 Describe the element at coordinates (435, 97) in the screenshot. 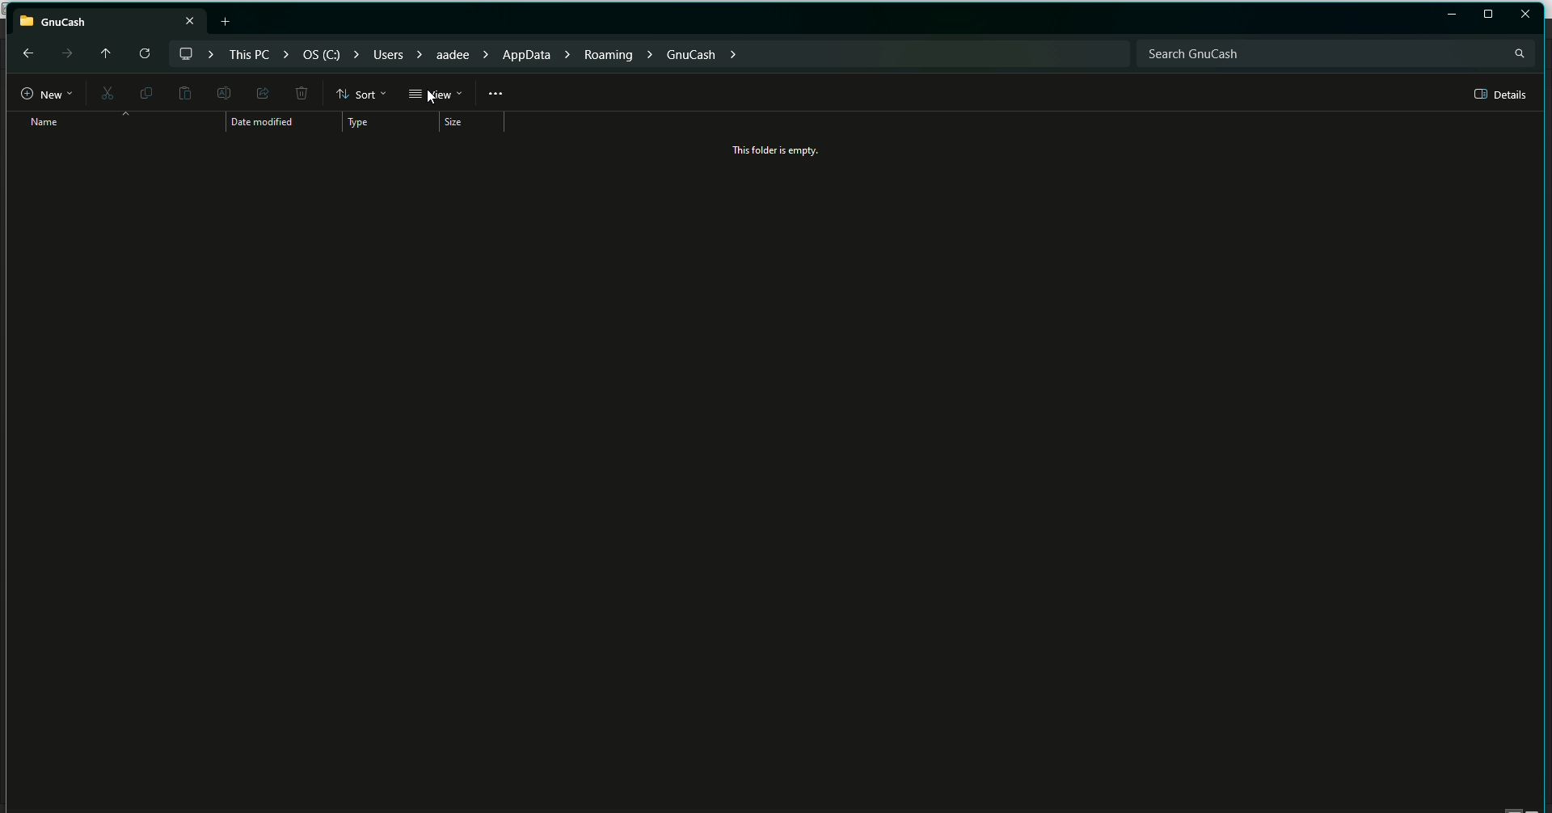

I see `Cursor` at that location.